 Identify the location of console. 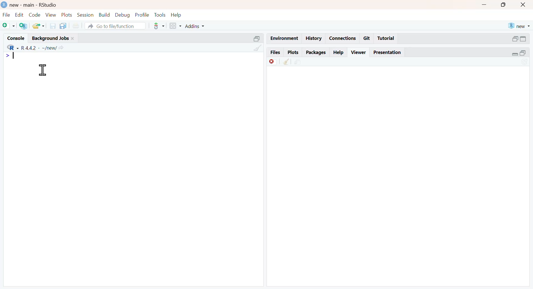
(16, 38).